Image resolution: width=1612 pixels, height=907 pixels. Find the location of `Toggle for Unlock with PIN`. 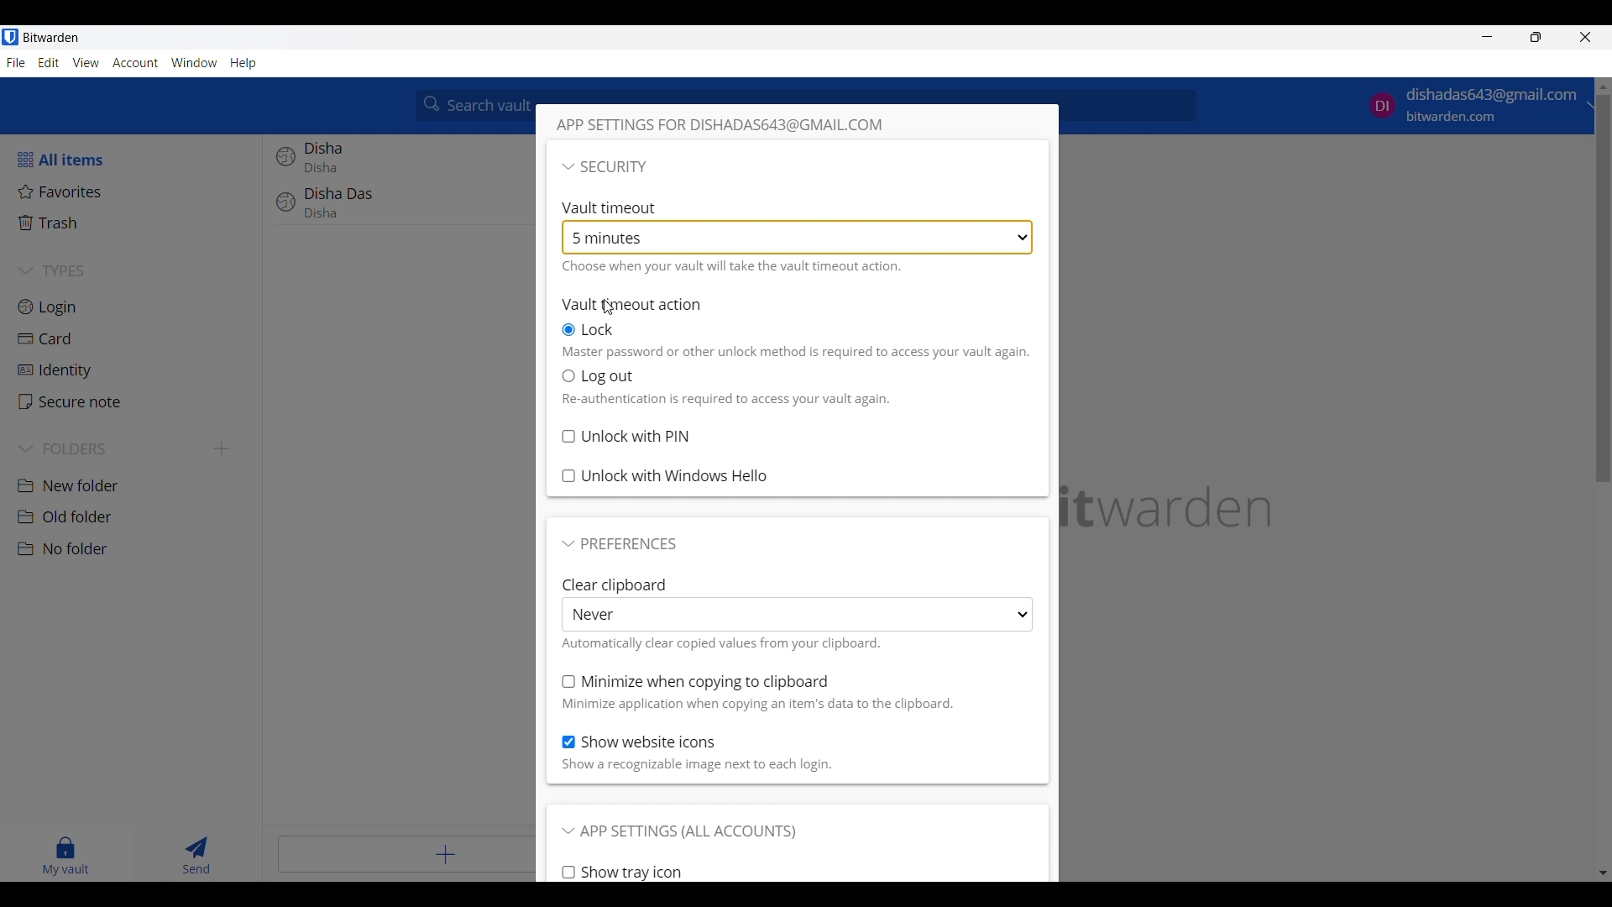

Toggle for Unlock with PIN is located at coordinates (625, 437).